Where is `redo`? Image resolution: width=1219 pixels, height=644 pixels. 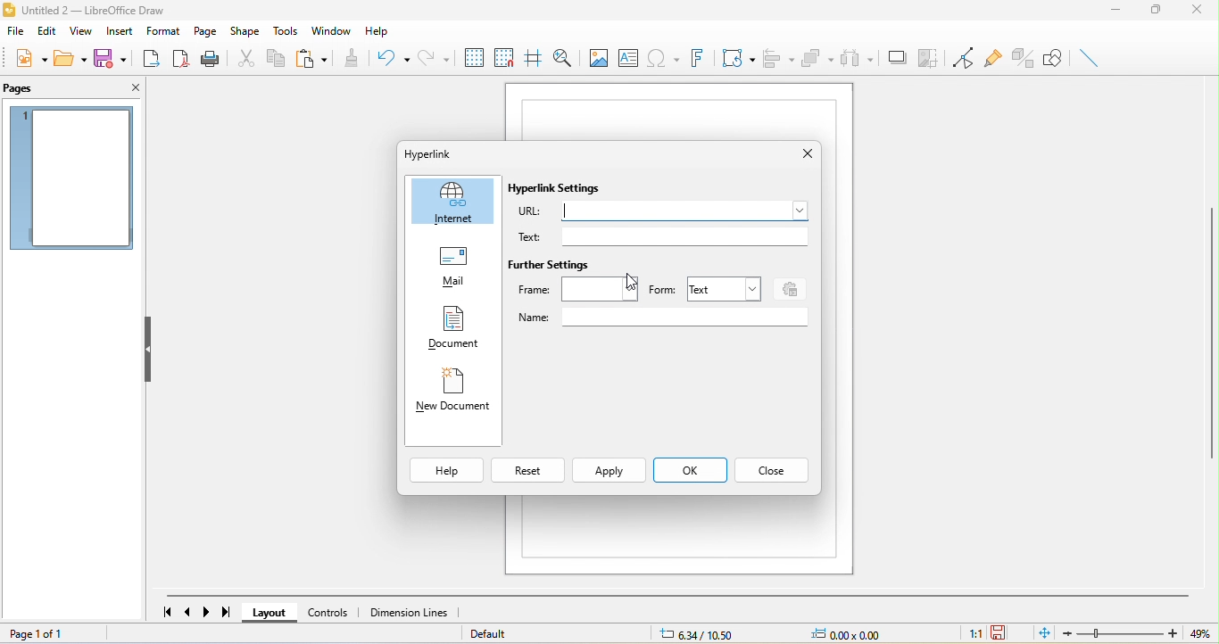
redo is located at coordinates (433, 57).